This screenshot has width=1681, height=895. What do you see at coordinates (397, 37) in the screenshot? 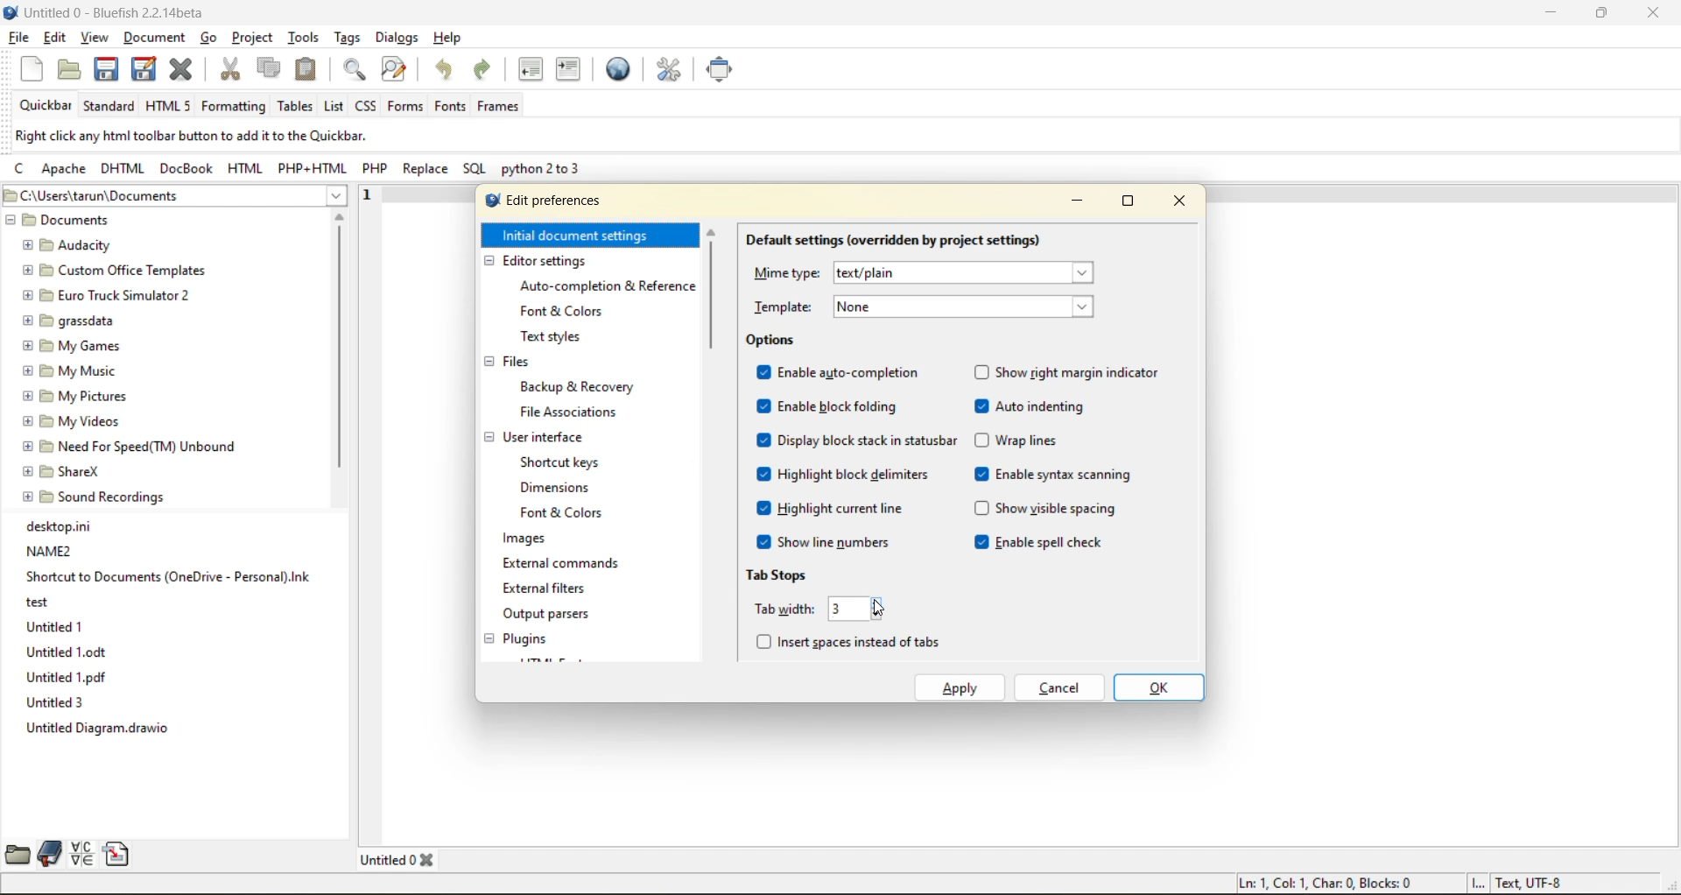
I see `dialogs` at bounding box center [397, 37].